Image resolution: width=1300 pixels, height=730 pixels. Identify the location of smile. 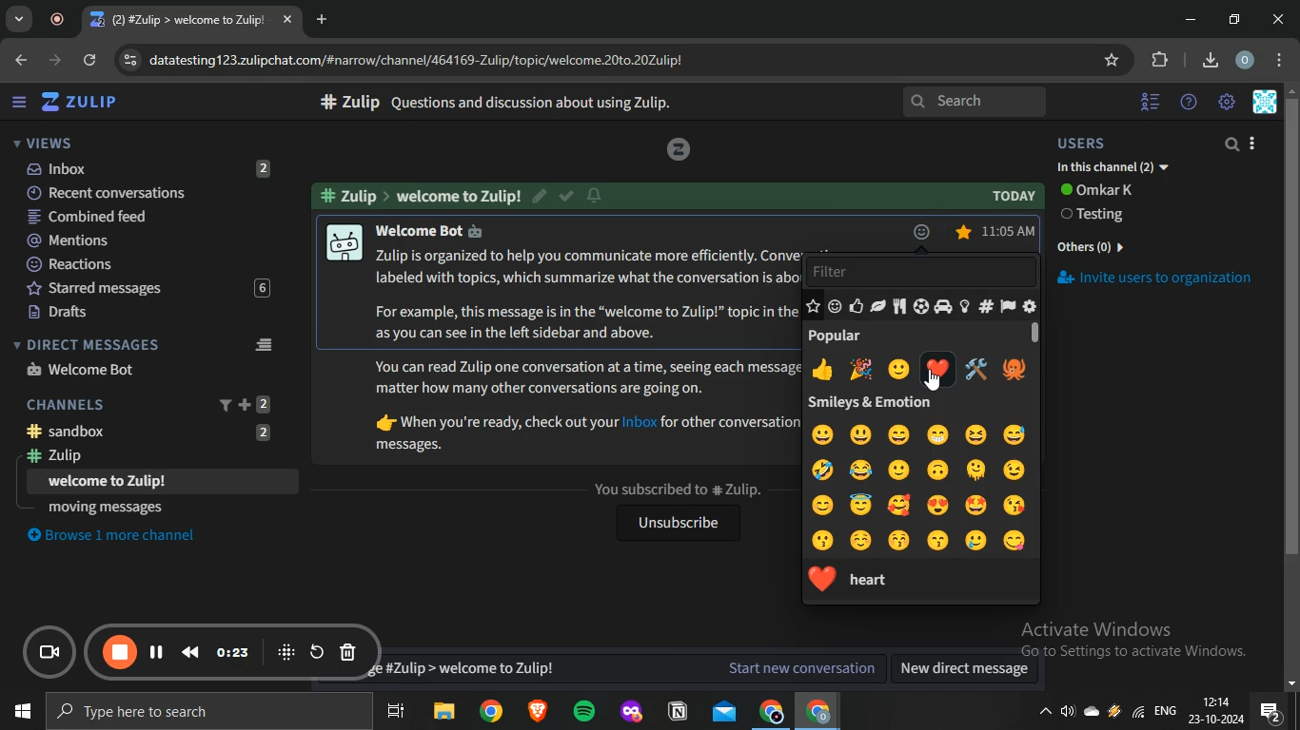
(900, 469).